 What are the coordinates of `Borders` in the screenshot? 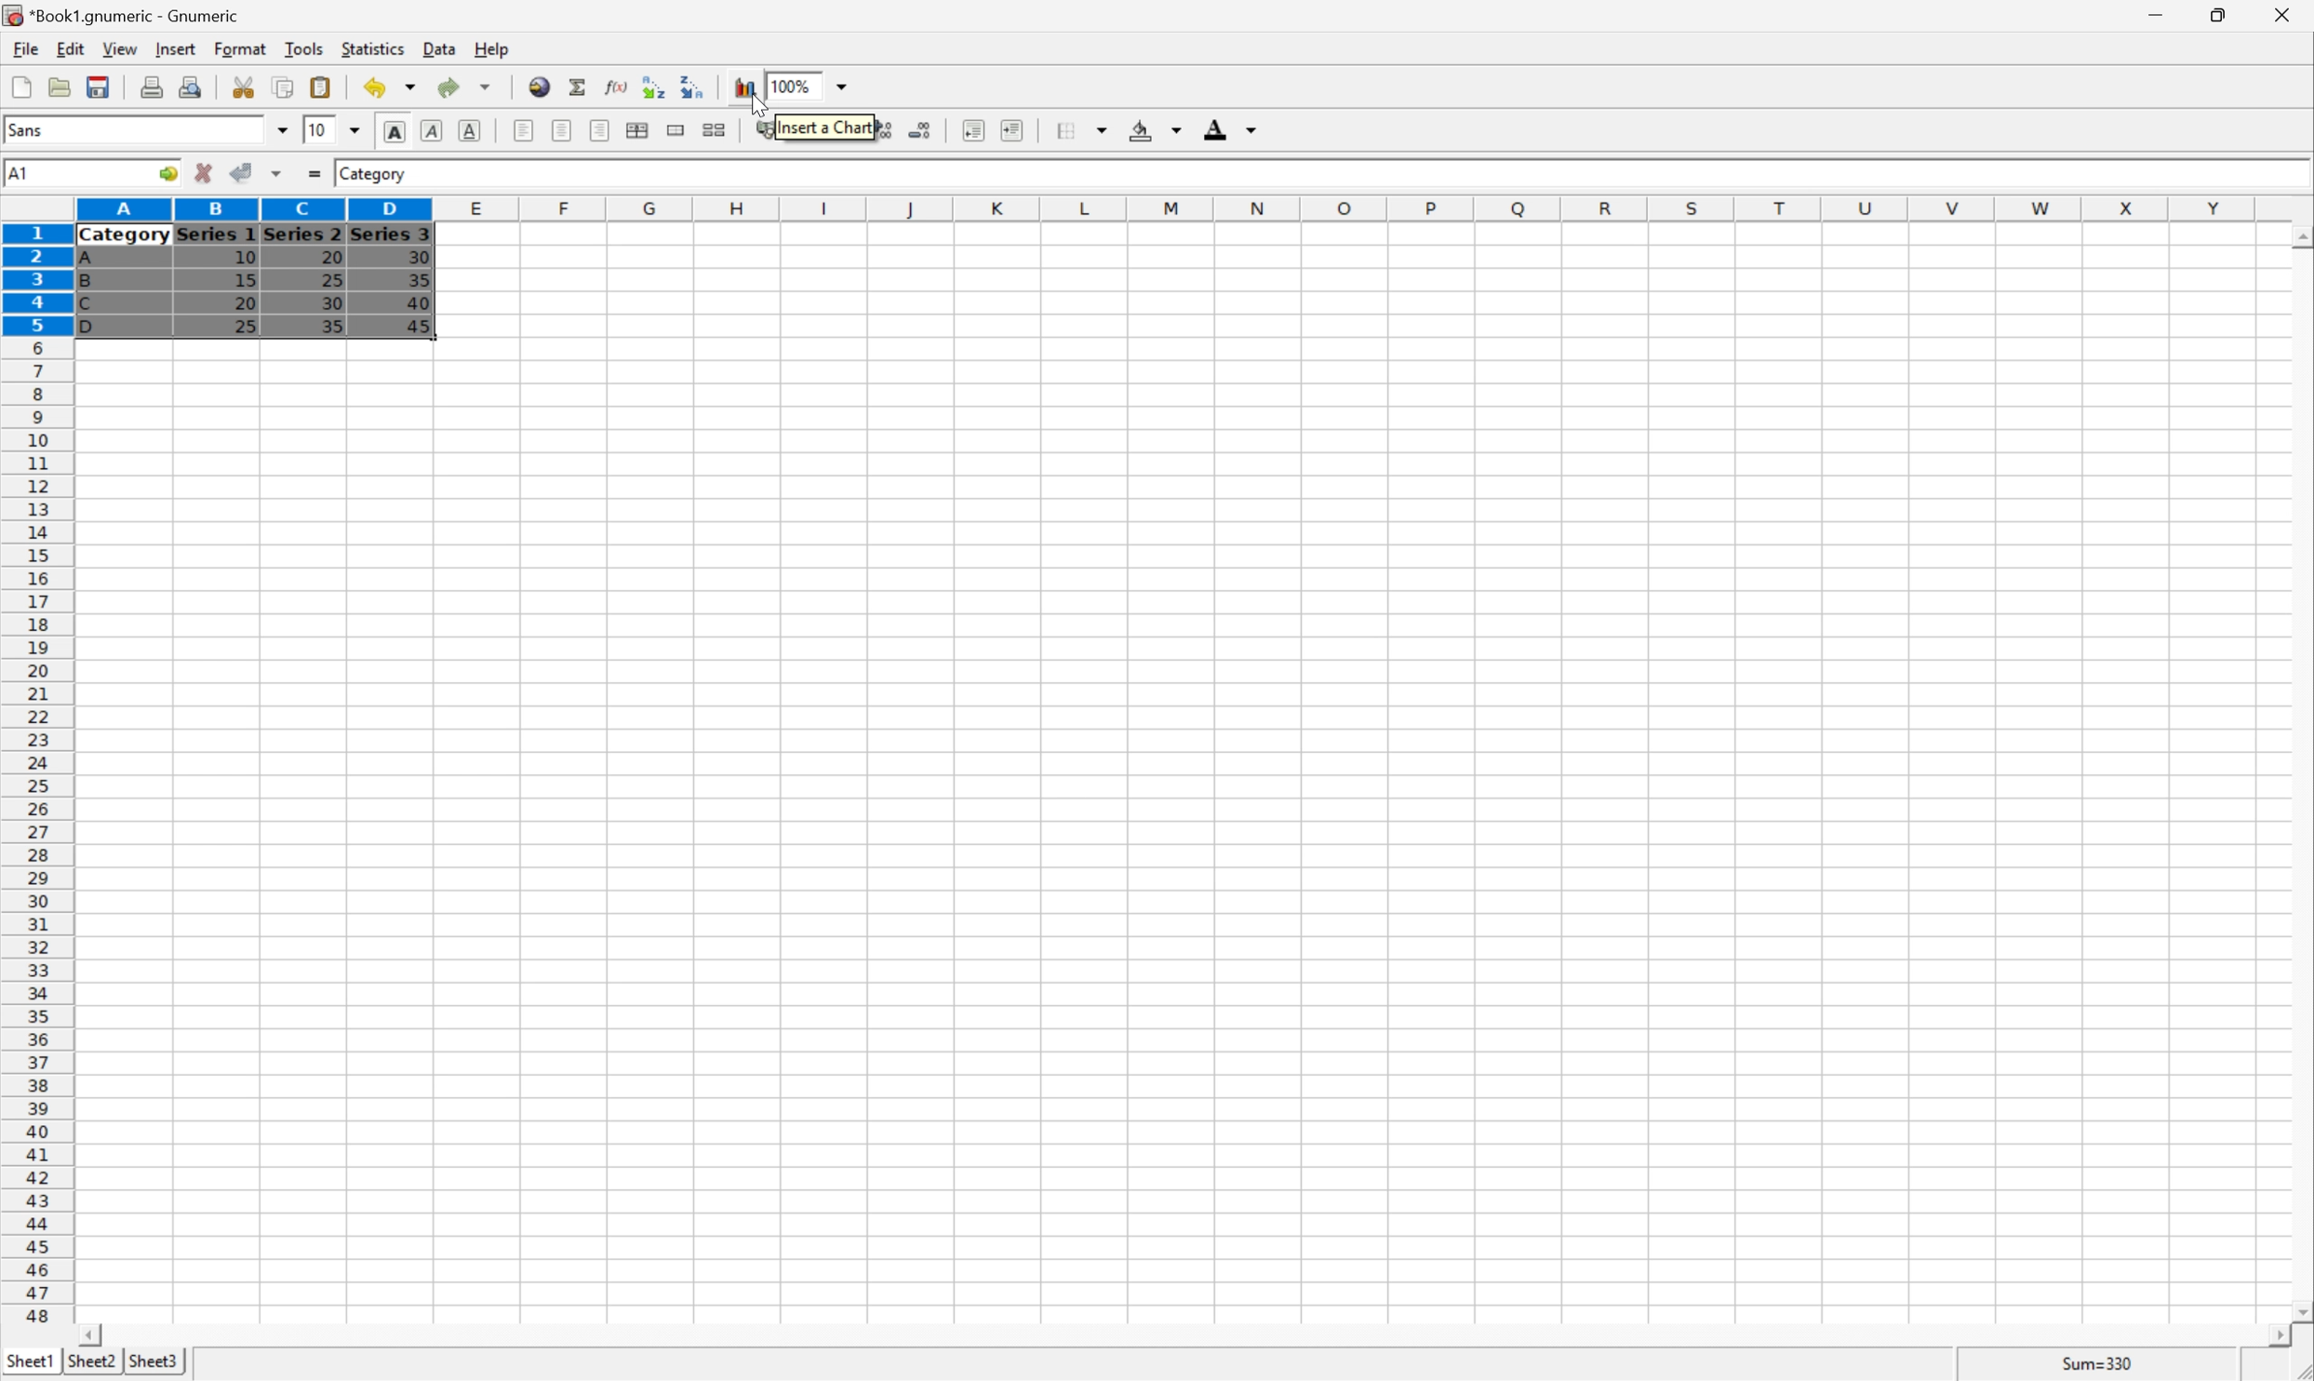 It's located at (1087, 128).